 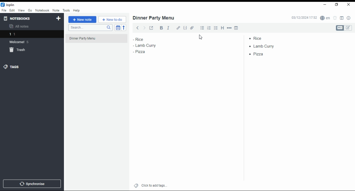 What do you see at coordinates (324, 5) in the screenshot?
I see `minimize` at bounding box center [324, 5].